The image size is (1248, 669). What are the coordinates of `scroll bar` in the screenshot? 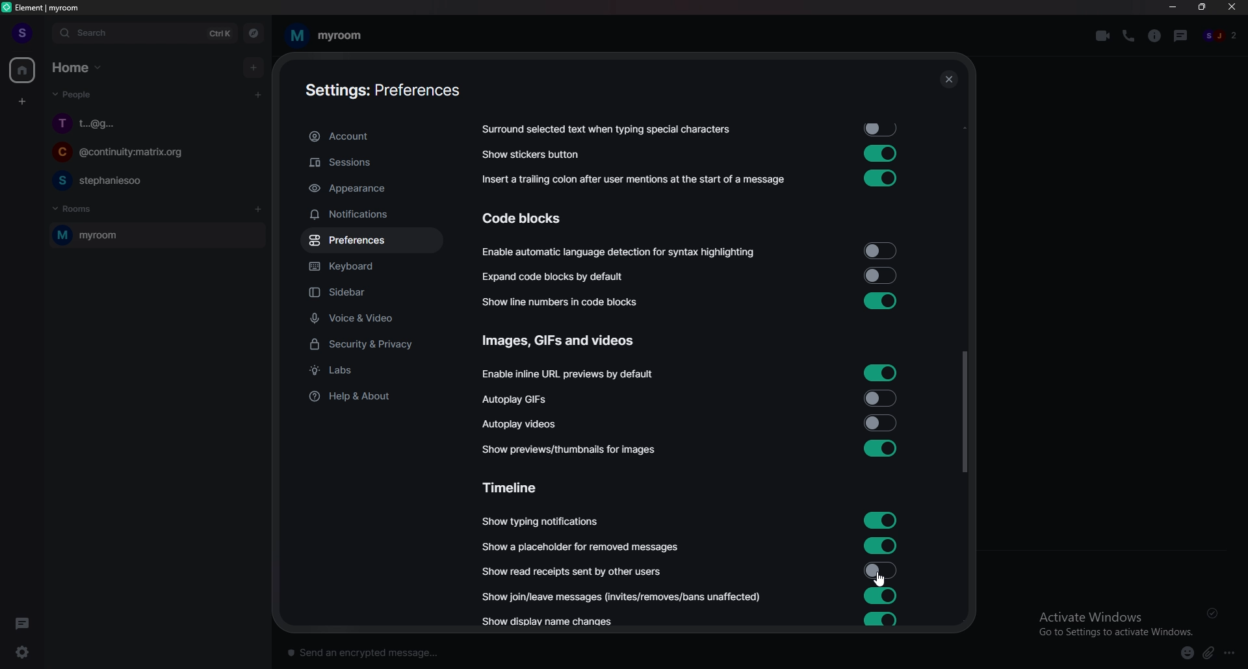 It's located at (964, 412).